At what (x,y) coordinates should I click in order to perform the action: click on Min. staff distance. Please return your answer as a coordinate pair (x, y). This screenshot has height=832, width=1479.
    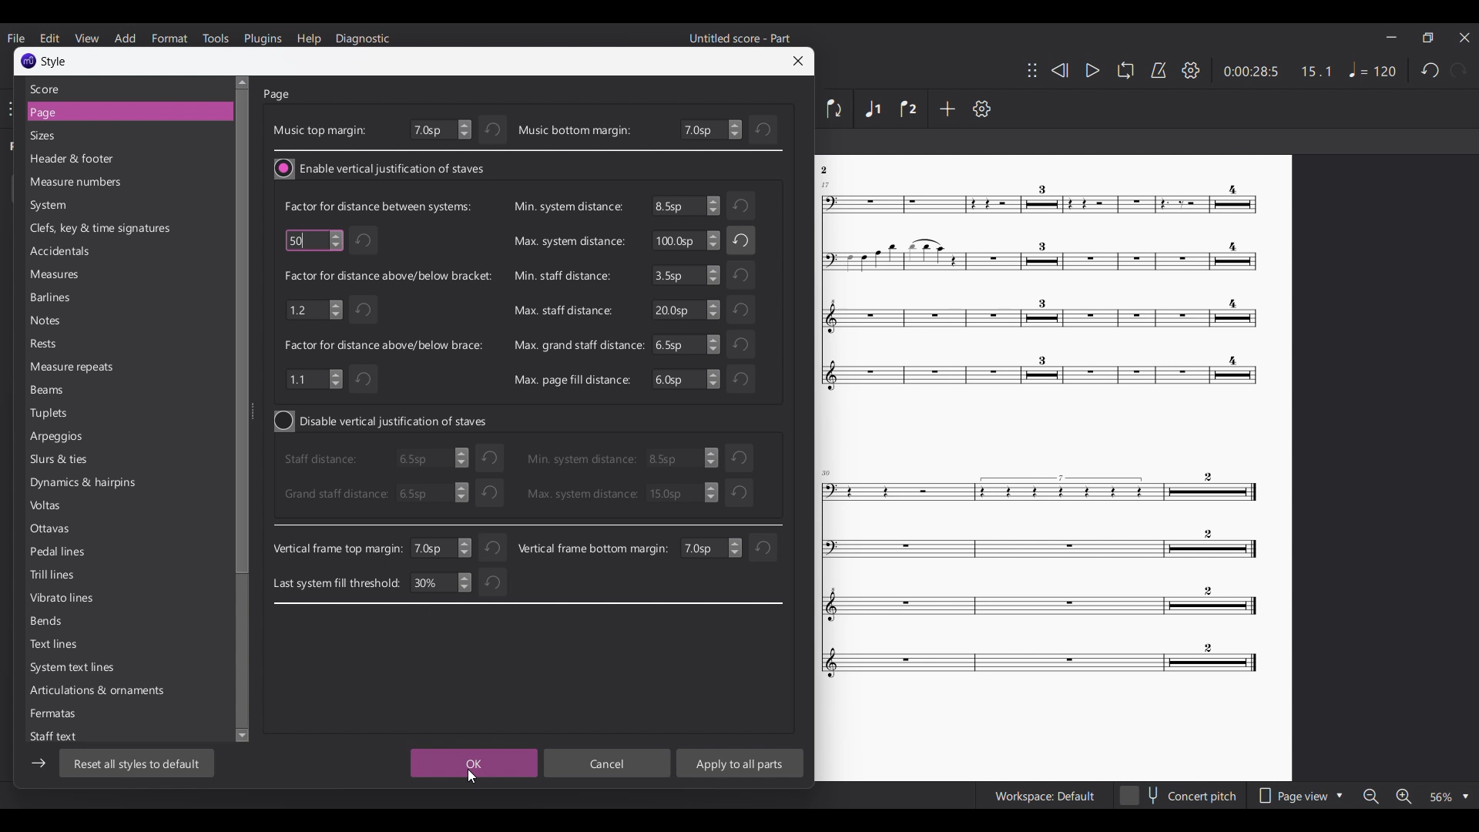
    Looking at the image, I should click on (562, 275).